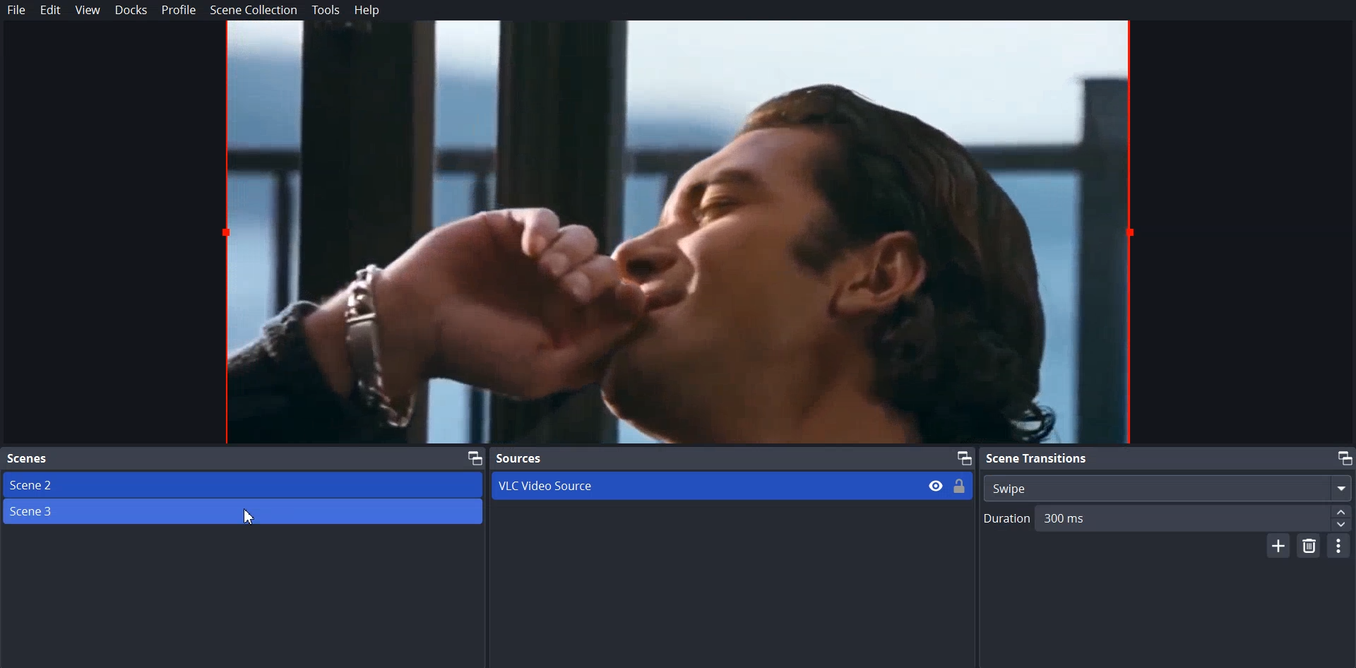 This screenshot has height=668, width=1356. I want to click on Scene Collection, so click(254, 10).